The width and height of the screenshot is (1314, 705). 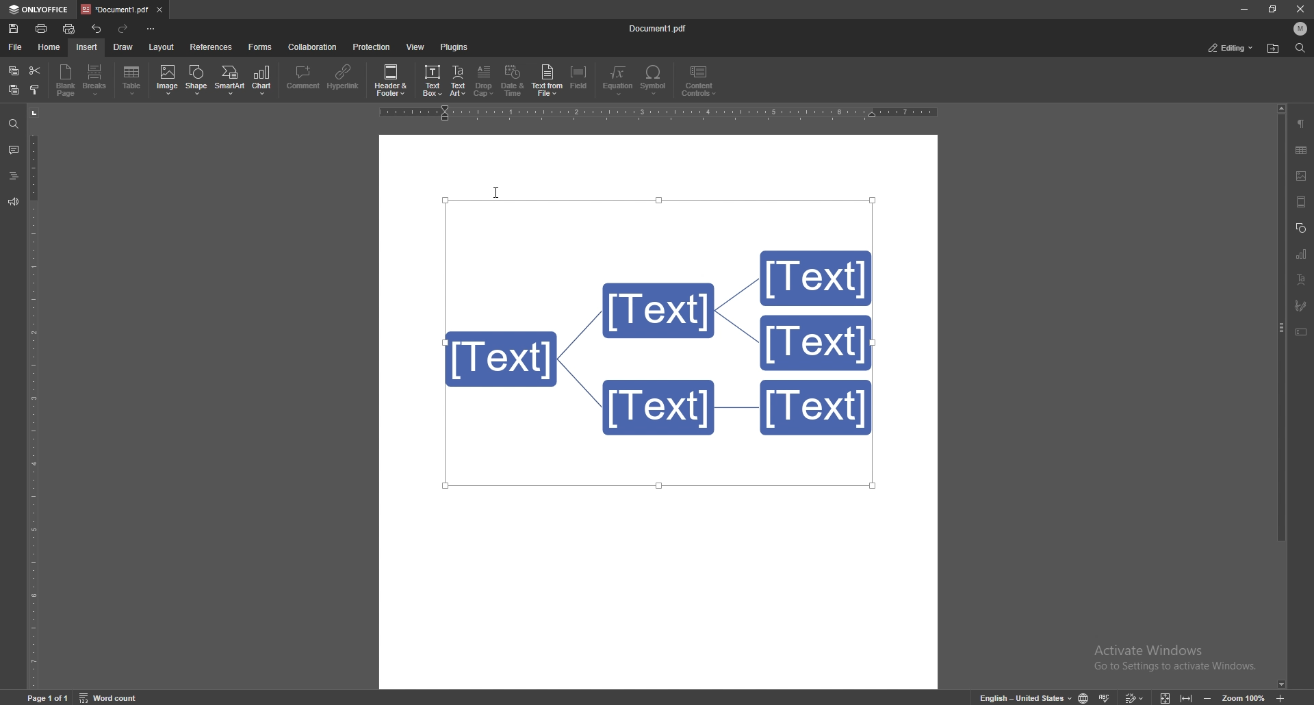 What do you see at coordinates (655, 80) in the screenshot?
I see `symbol` at bounding box center [655, 80].